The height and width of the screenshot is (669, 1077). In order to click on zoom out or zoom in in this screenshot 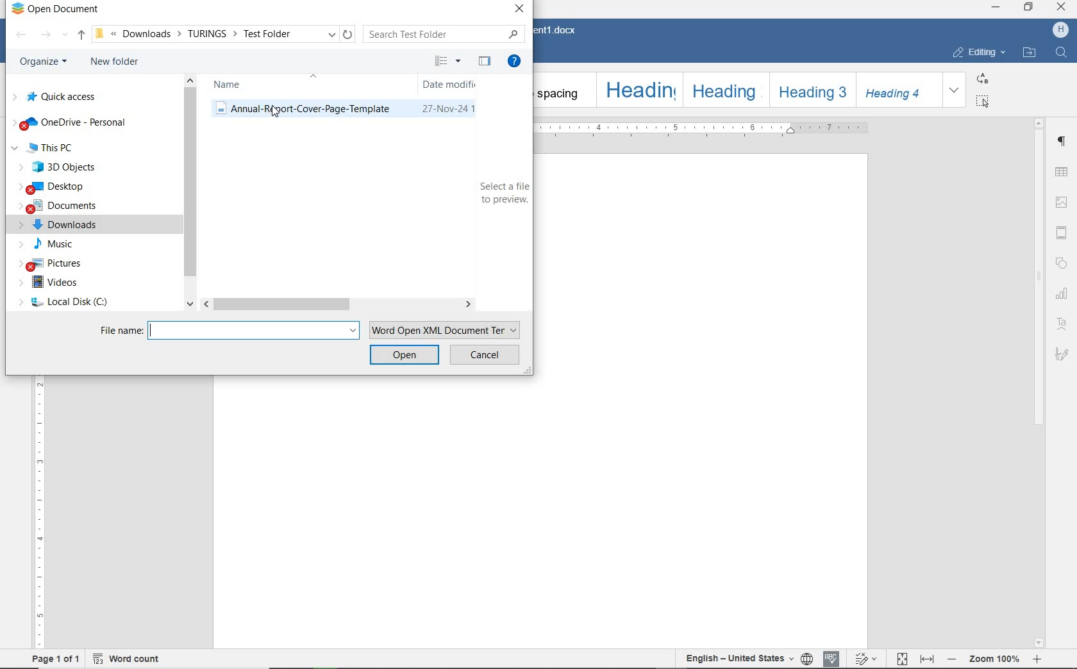, I will do `click(996, 658)`.